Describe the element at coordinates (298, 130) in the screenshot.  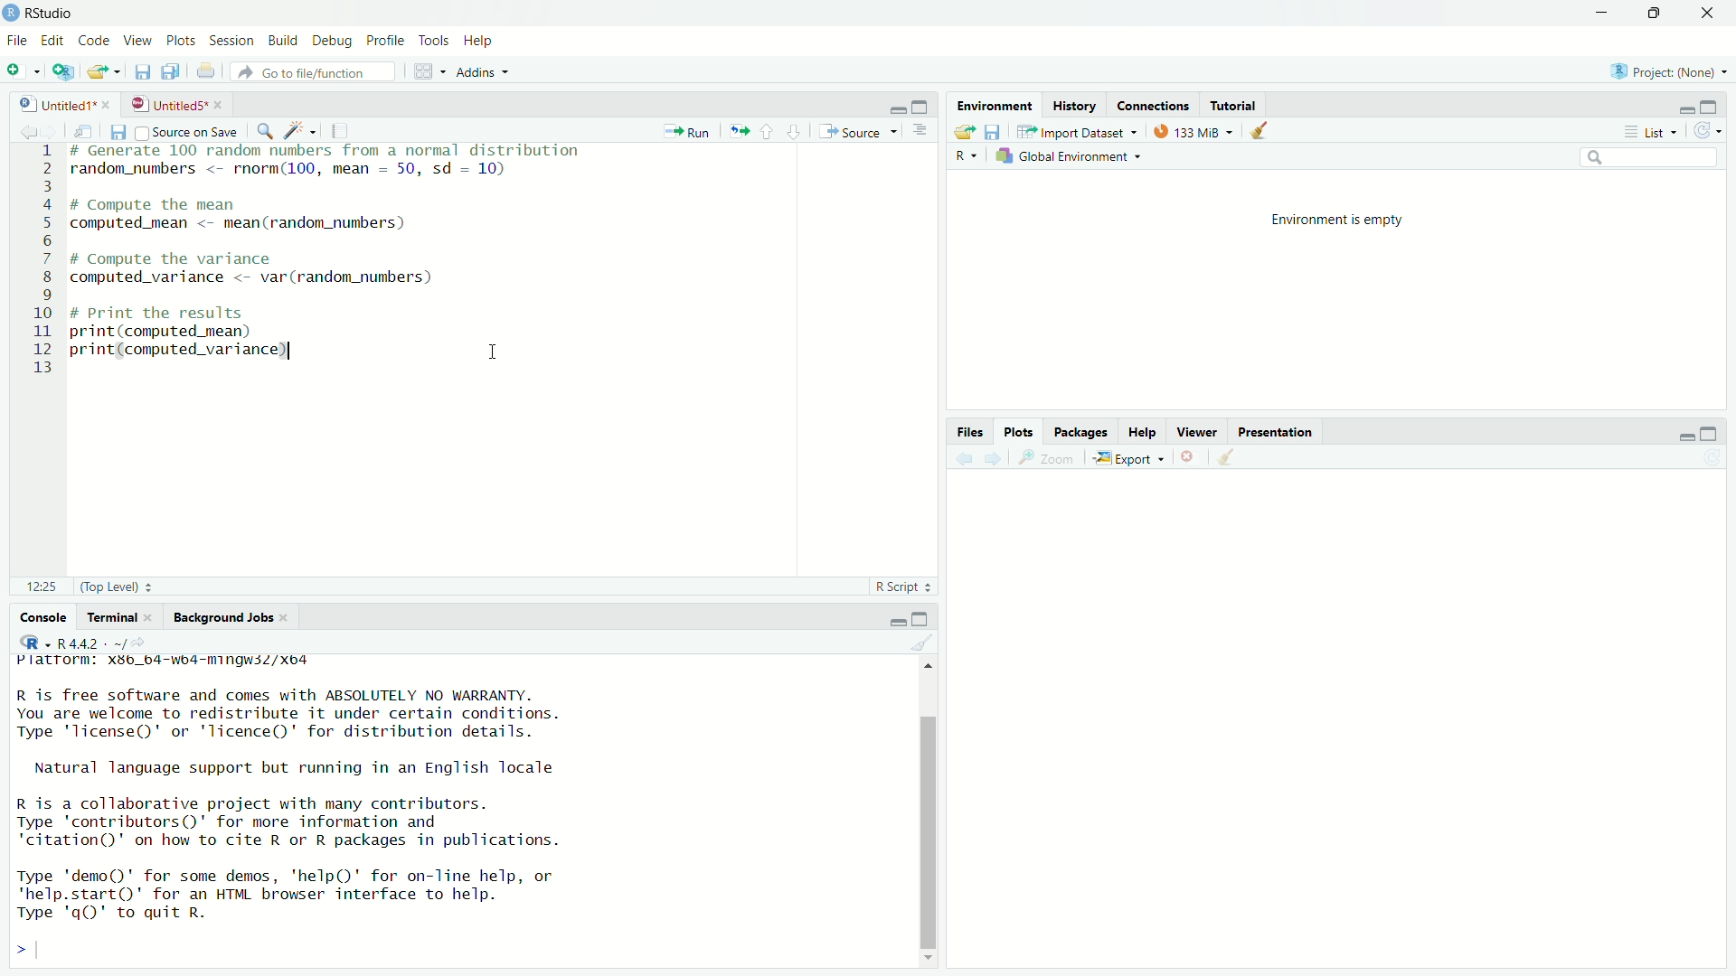
I see `code tools` at that location.